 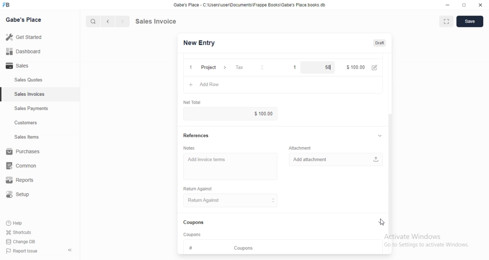 I want to click on Coupons., so click(x=194, y=223).